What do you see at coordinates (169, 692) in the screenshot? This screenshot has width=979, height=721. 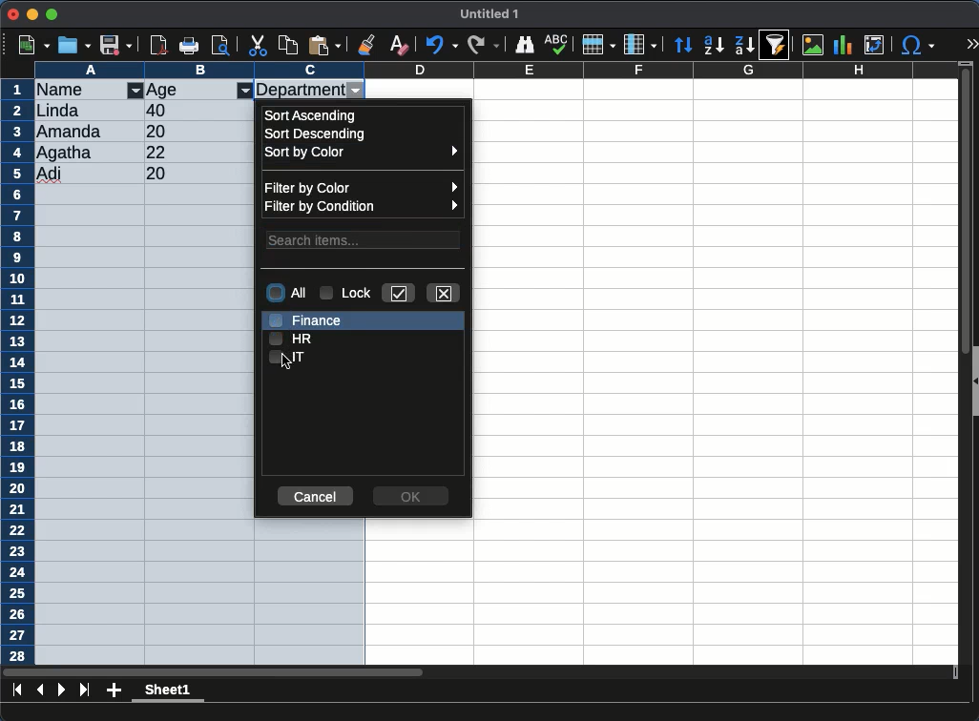 I see `sheet 1` at bounding box center [169, 692].